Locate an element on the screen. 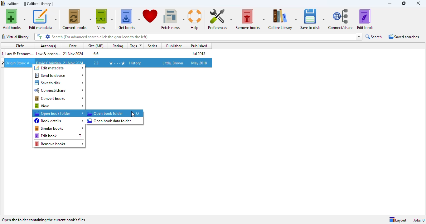 This screenshot has height=224, width=426. jul 2013 is located at coordinates (198, 54).